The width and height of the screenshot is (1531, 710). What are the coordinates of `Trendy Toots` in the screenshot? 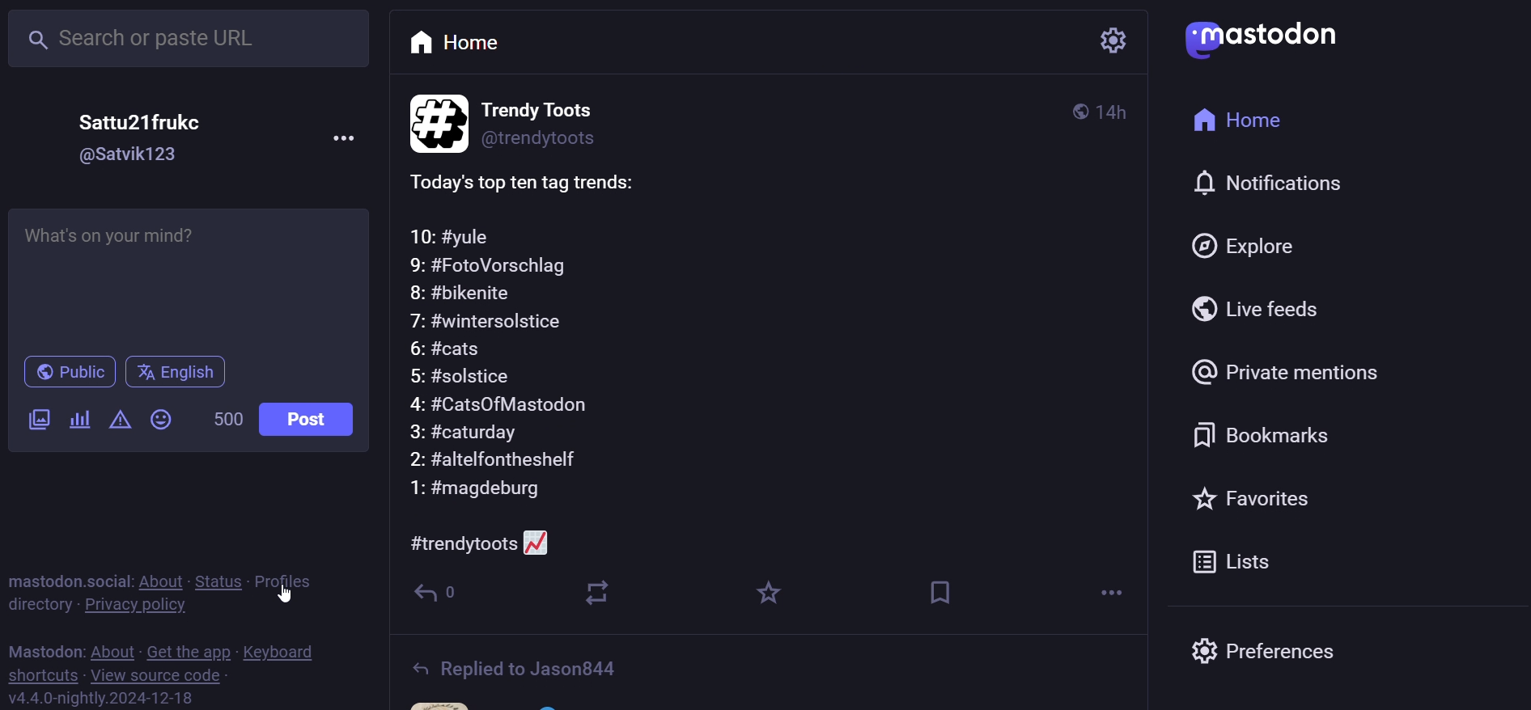 It's located at (541, 108).